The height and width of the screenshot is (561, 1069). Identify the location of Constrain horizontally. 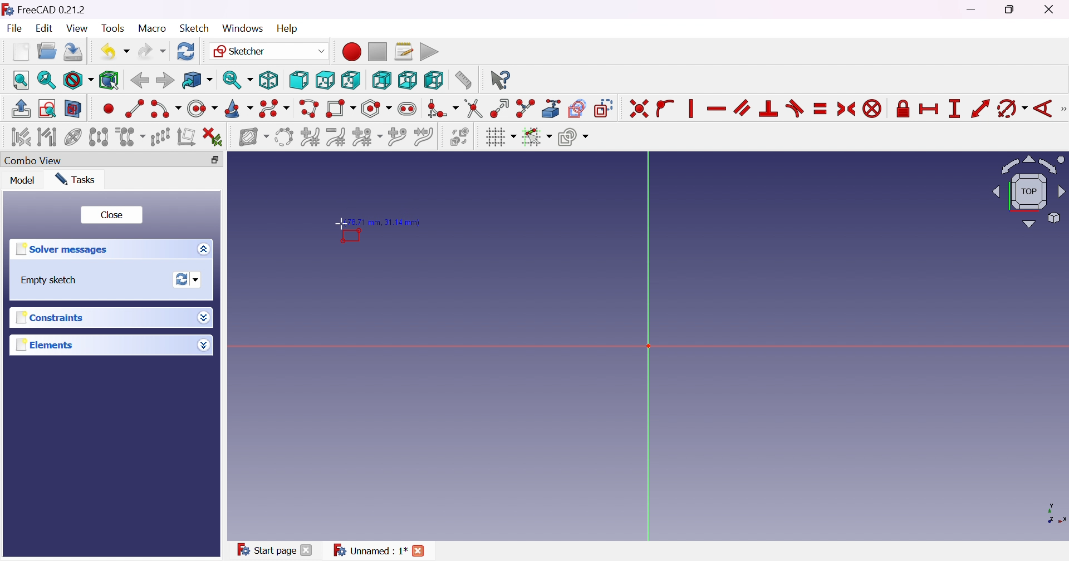
(717, 109).